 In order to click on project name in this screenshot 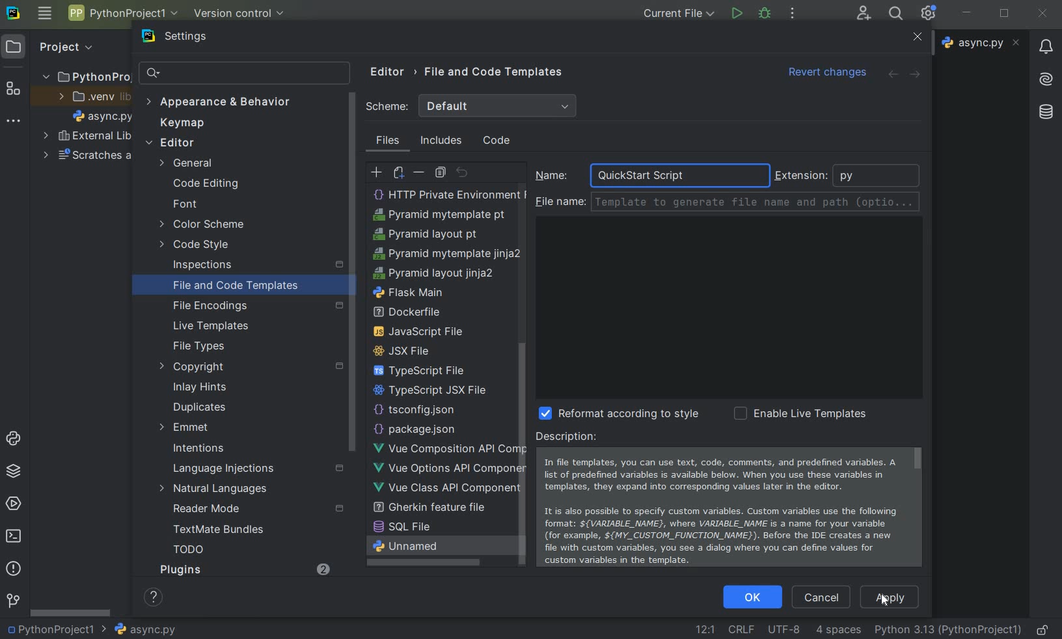, I will do `click(56, 631)`.